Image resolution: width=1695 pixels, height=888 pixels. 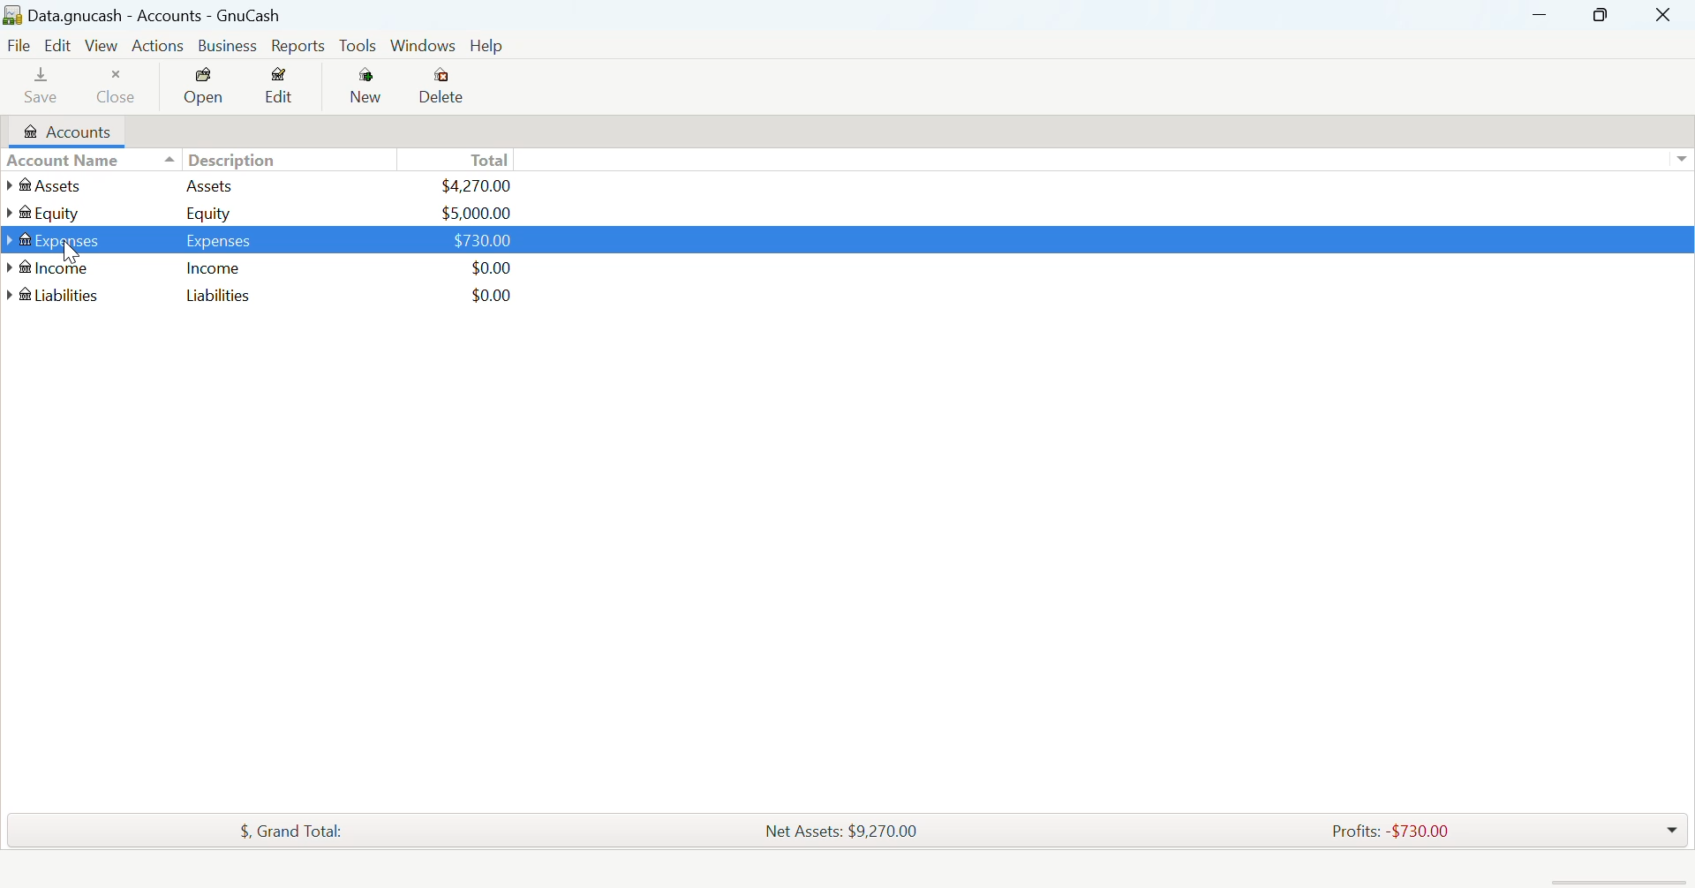 I want to click on Help, so click(x=489, y=45).